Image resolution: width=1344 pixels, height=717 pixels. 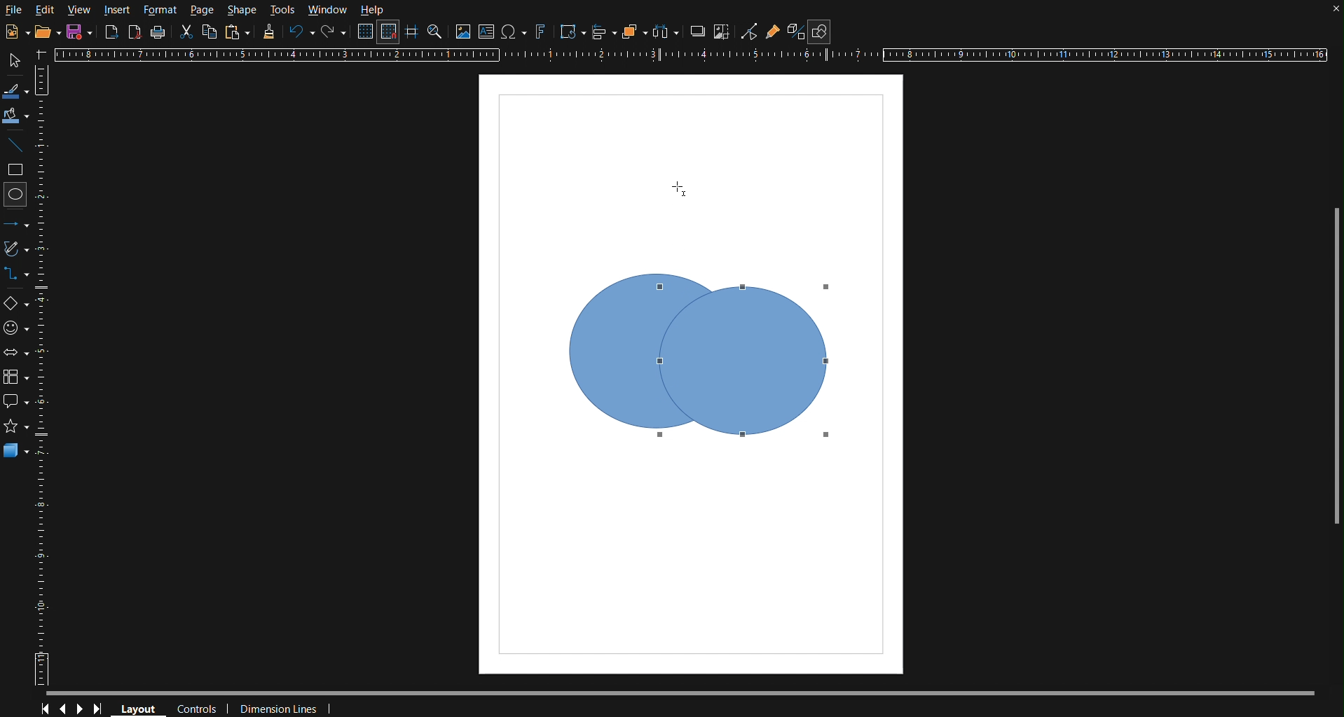 I want to click on Dimension Lines, so click(x=280, y=706).